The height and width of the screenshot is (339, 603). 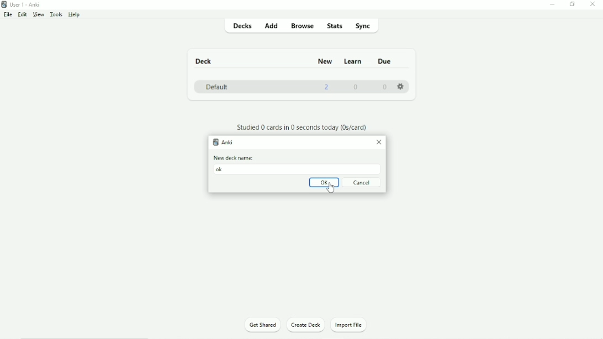 What do you see at coordinates (271, 25) in the screenshot?
I see `Add` at bounding box center [271, 25].